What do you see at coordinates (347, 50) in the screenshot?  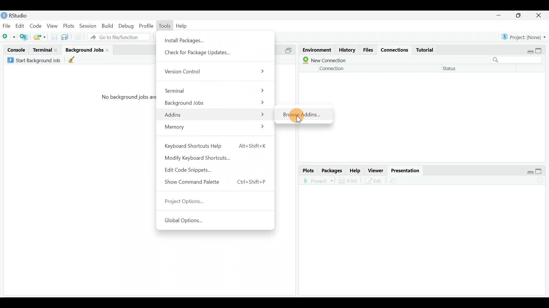 I see `History` at bounding box center [347, 50].